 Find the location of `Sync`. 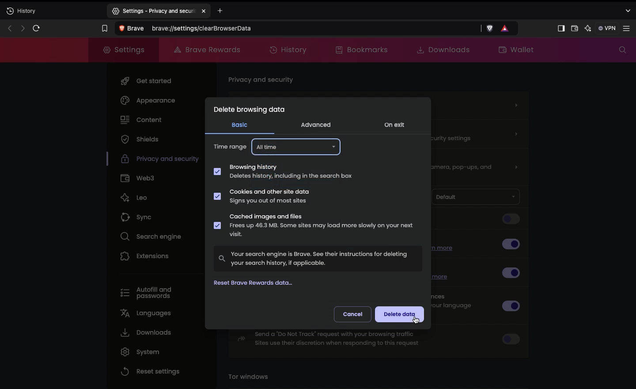

Sync is located at coordinates (144, 218).